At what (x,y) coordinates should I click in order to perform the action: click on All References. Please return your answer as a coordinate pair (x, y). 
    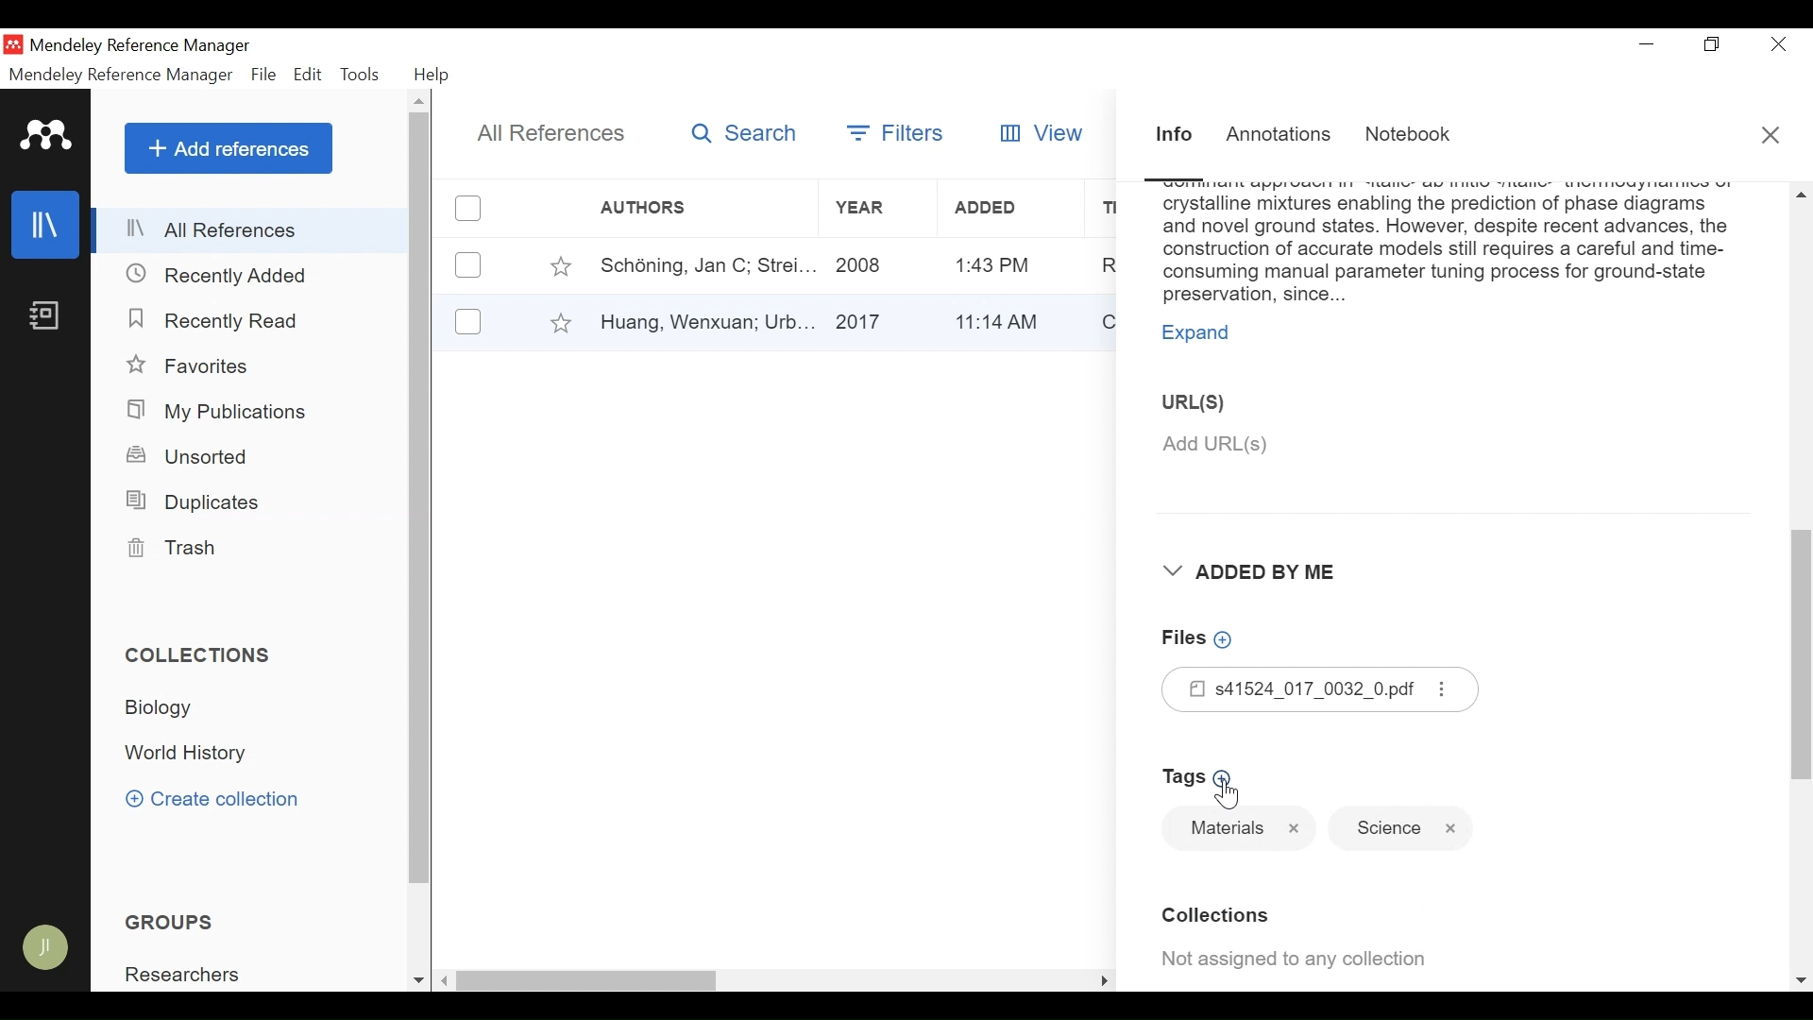
    Looking at the image, I should click on (252, 229).